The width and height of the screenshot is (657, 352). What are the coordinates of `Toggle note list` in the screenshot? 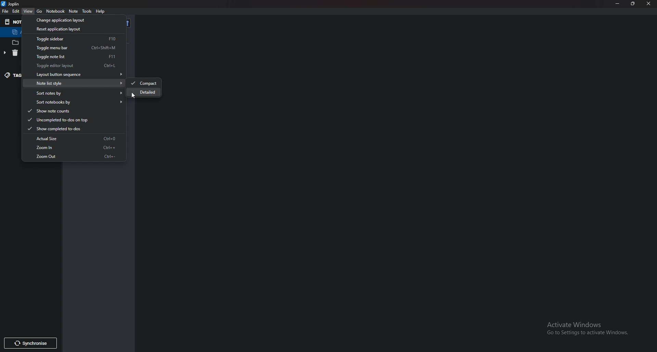 It's located at (73, 56).